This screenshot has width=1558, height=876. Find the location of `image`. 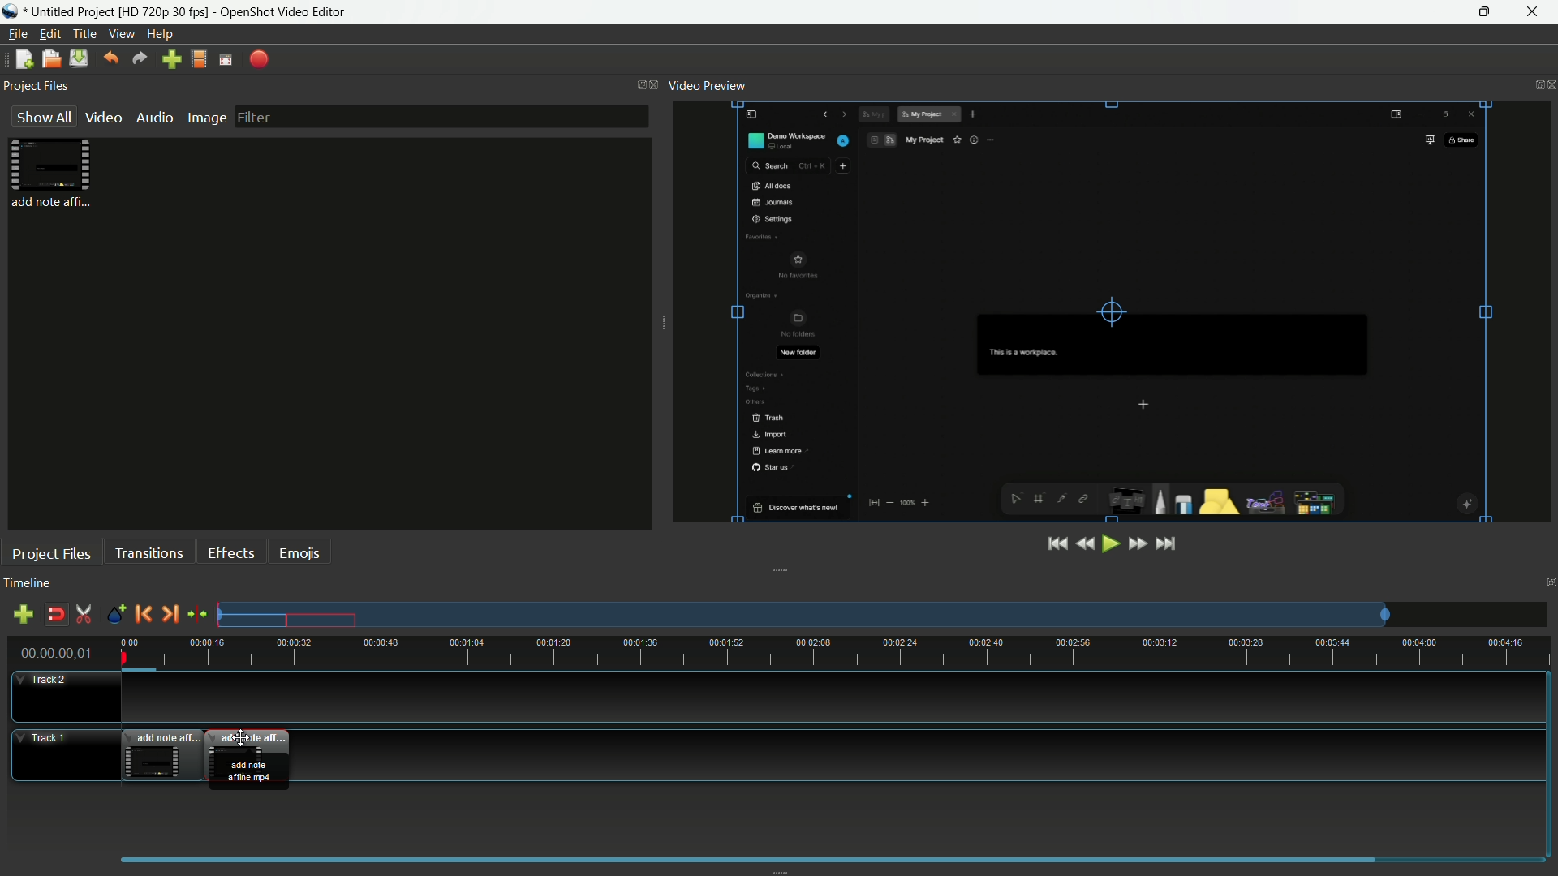

image is located at coordinates (206, 117).